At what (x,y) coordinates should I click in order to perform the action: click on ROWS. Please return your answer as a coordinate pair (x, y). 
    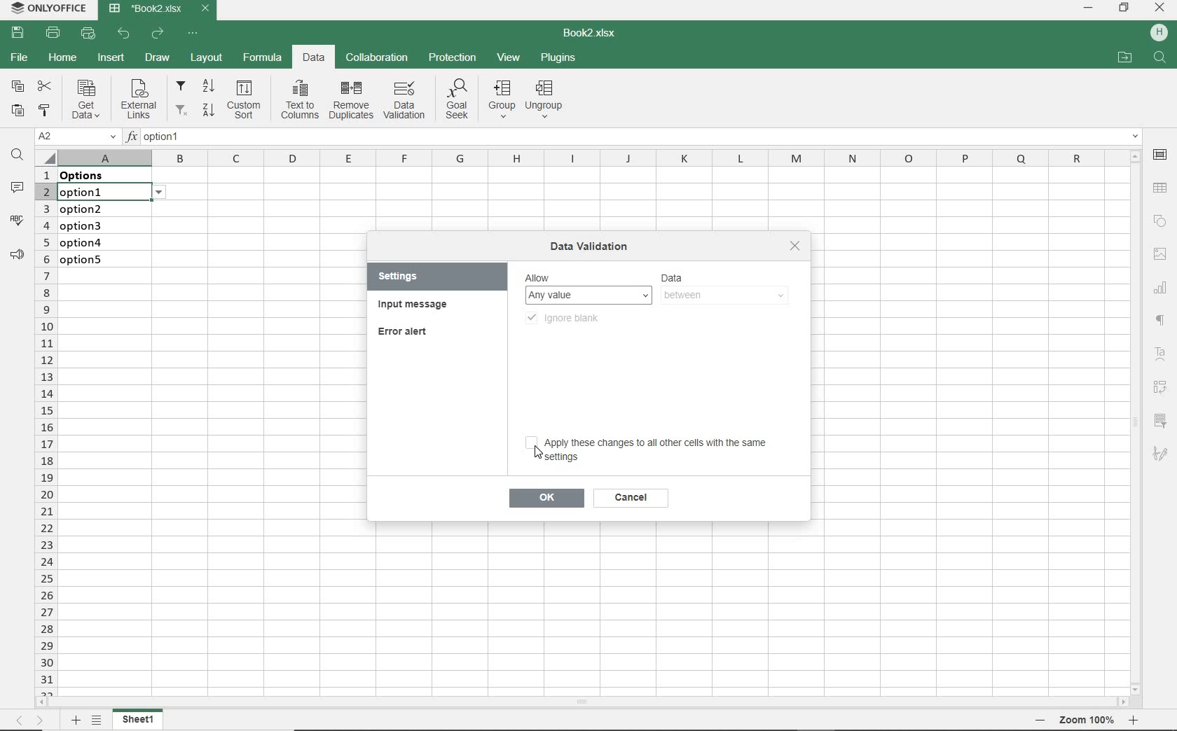
    Looking at the image, I should click on (45, 431).